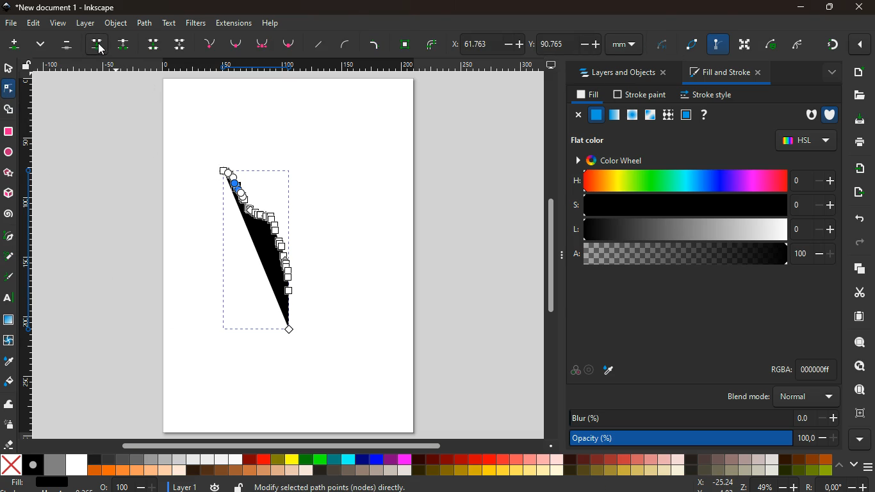 The height and width of the screenshot is (492, 875). What do you see at coordinates (857, 269) in the screenshot?
I see `copy` at bounding box center [857, 269].